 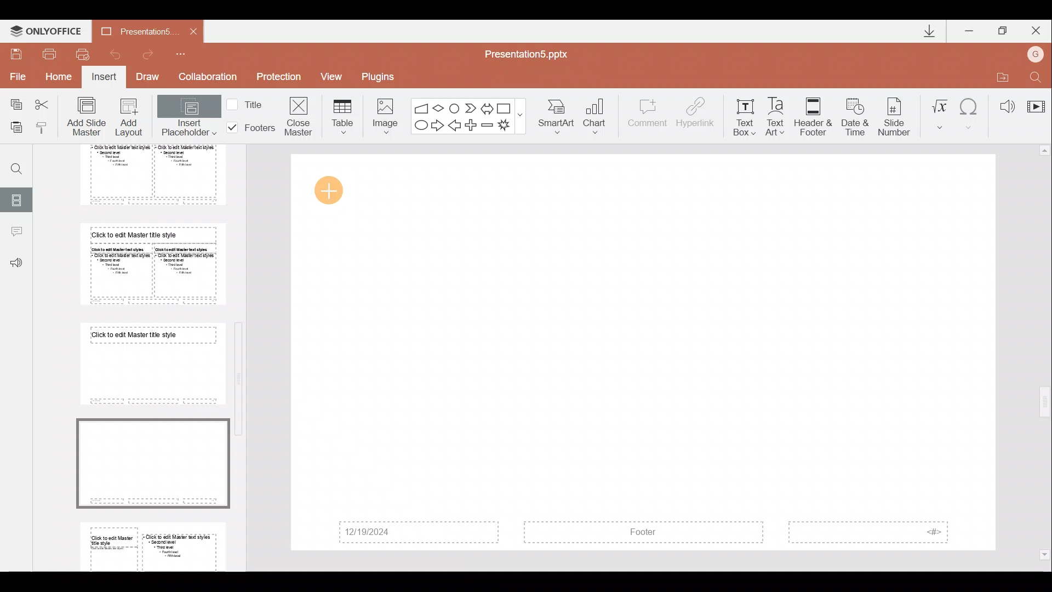 What do you see at coordinates (131, 31) in the screenshot?
I see `Document name` at bounding box center [131, 31].